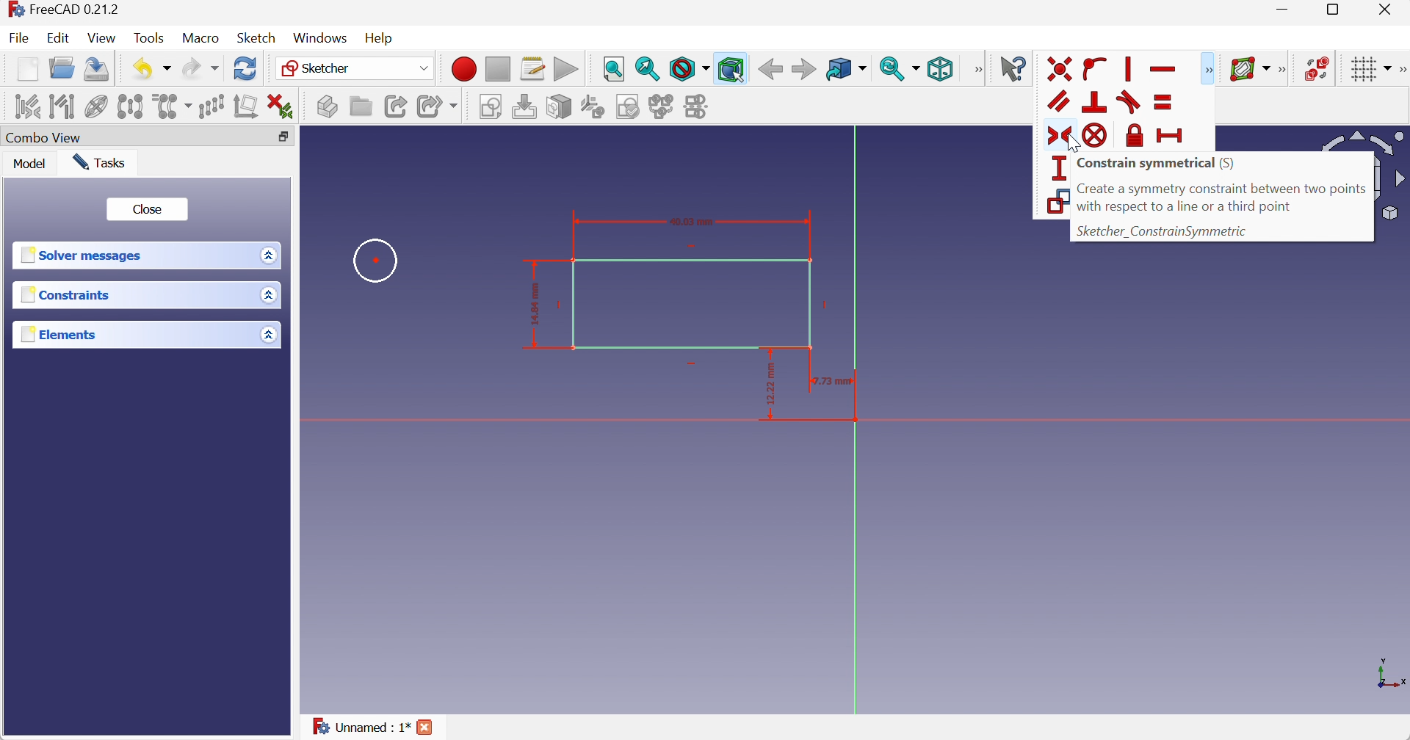  What do you see at coordinates (256, 37) in the screenshot?
I see `Sketch` at bounding box center [256, 37].